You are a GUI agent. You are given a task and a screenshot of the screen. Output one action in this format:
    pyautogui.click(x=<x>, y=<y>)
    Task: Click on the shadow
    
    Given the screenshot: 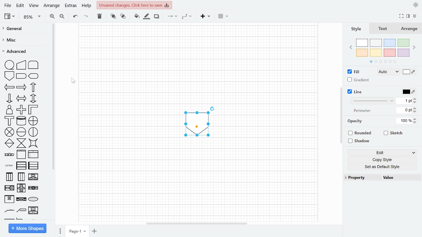 What is the action you would take?
    pyautogui.click(x=359, y=141)
    